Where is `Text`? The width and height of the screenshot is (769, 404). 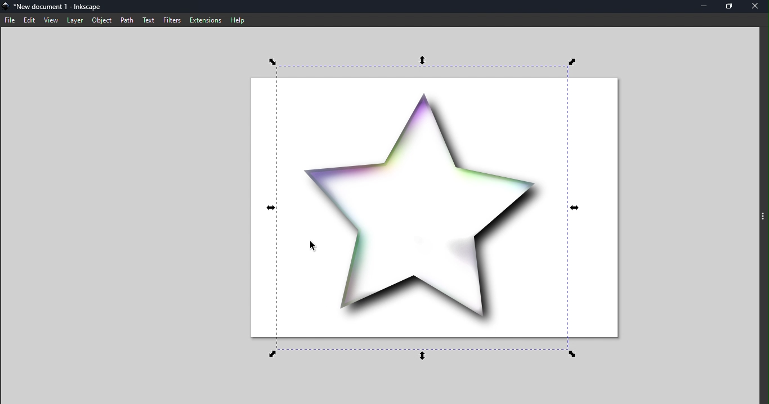 Text is located at coordinates (150, 21).